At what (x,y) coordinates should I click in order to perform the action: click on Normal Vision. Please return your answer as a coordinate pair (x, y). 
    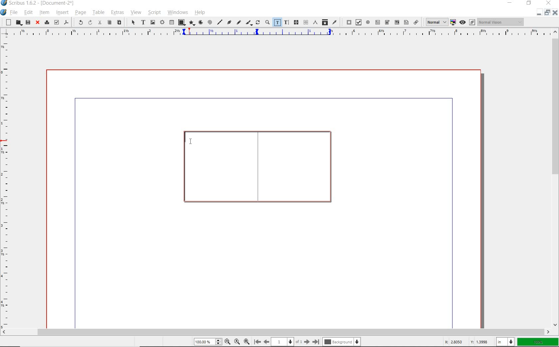
    Looking at the image, I should click on (500, 22).